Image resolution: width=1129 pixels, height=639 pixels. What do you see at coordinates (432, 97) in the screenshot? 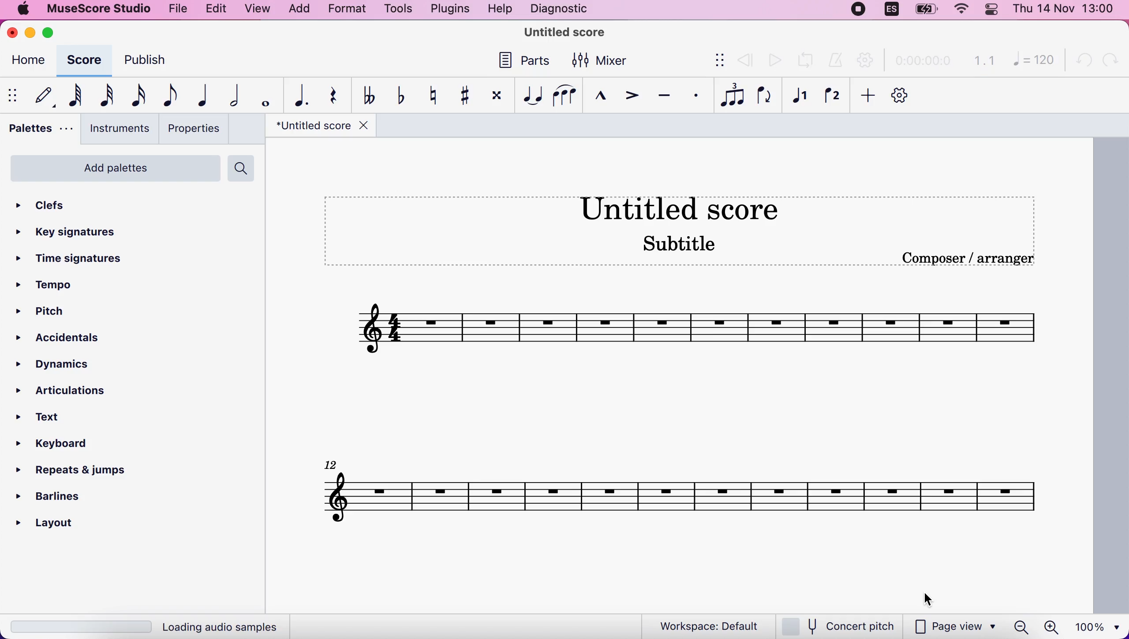
I see `toggle natural` at bounding box center [432, 97].